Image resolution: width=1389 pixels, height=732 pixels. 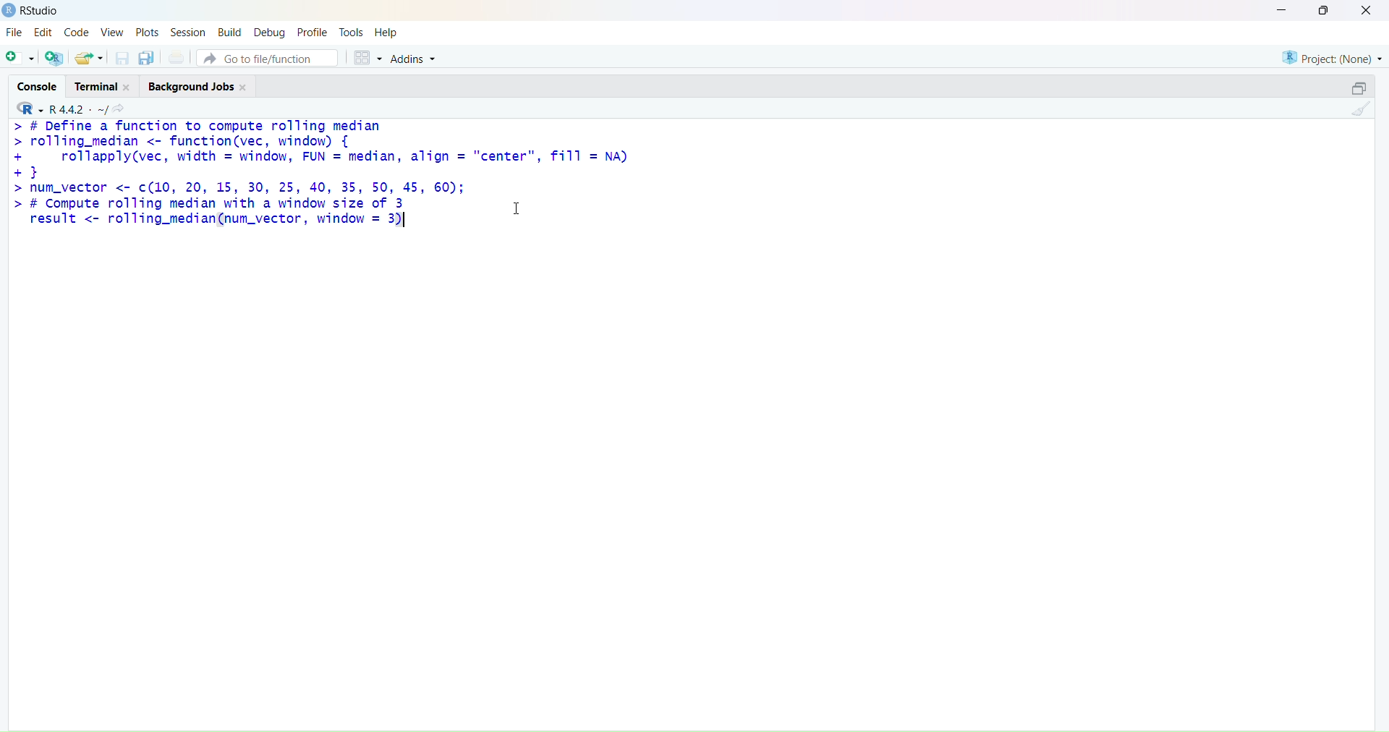 I want to click on terminal, so click(x=95, y=87).